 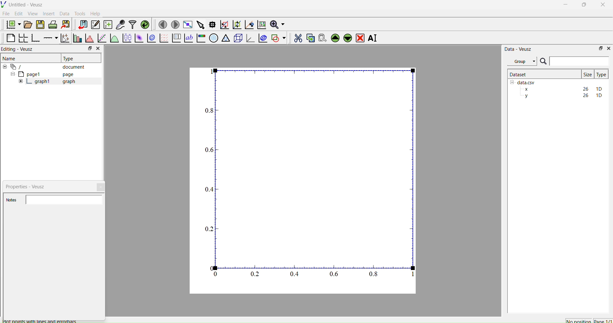 I want to click on Base Graph, so click(x=34, y=39).